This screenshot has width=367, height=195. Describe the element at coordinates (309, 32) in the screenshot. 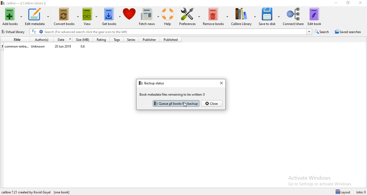

I see `search history` at that location.